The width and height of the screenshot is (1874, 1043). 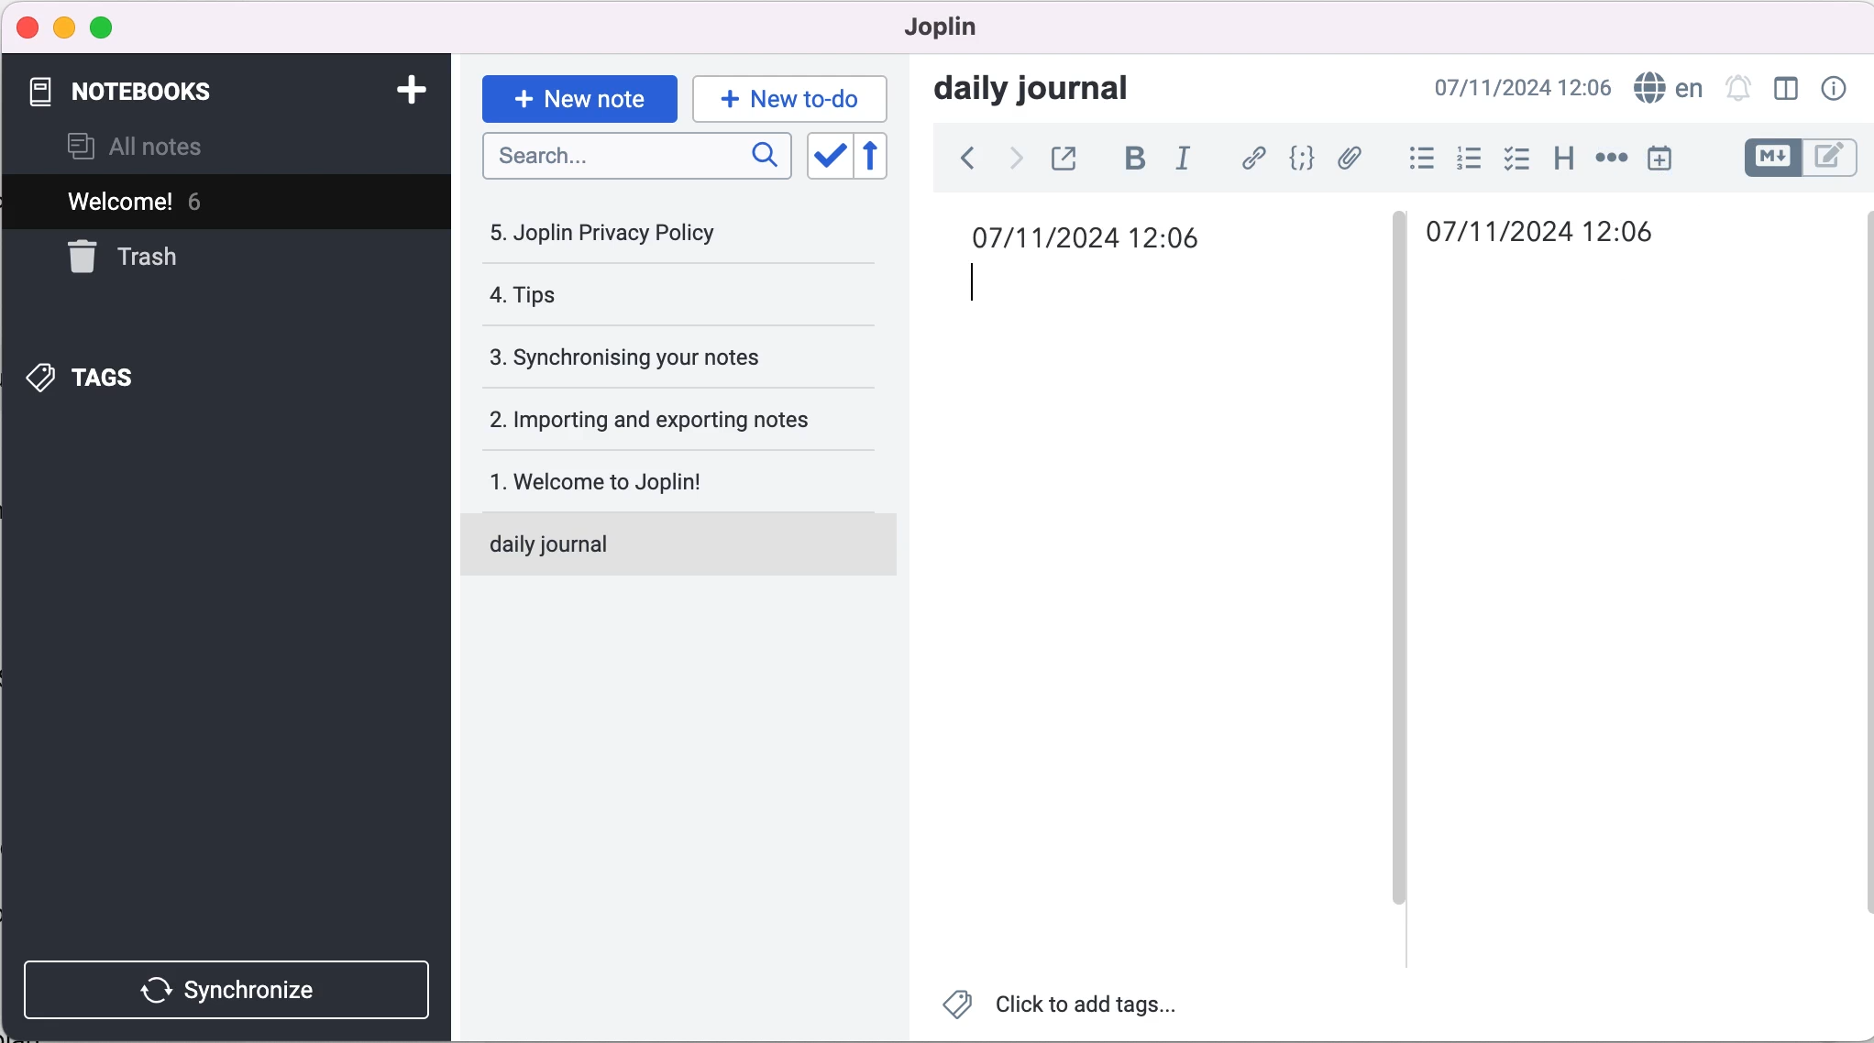 What do you see at coordinates (829, 157) in the screenshot?
I see `toggle sort order` at bounding box center [829, 157].